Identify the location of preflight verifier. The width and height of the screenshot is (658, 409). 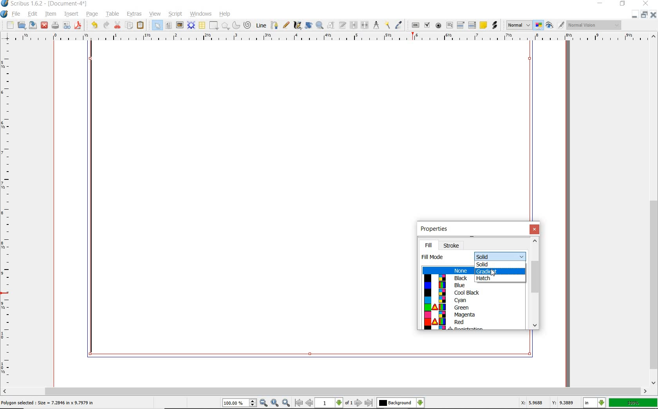
(67, 25).